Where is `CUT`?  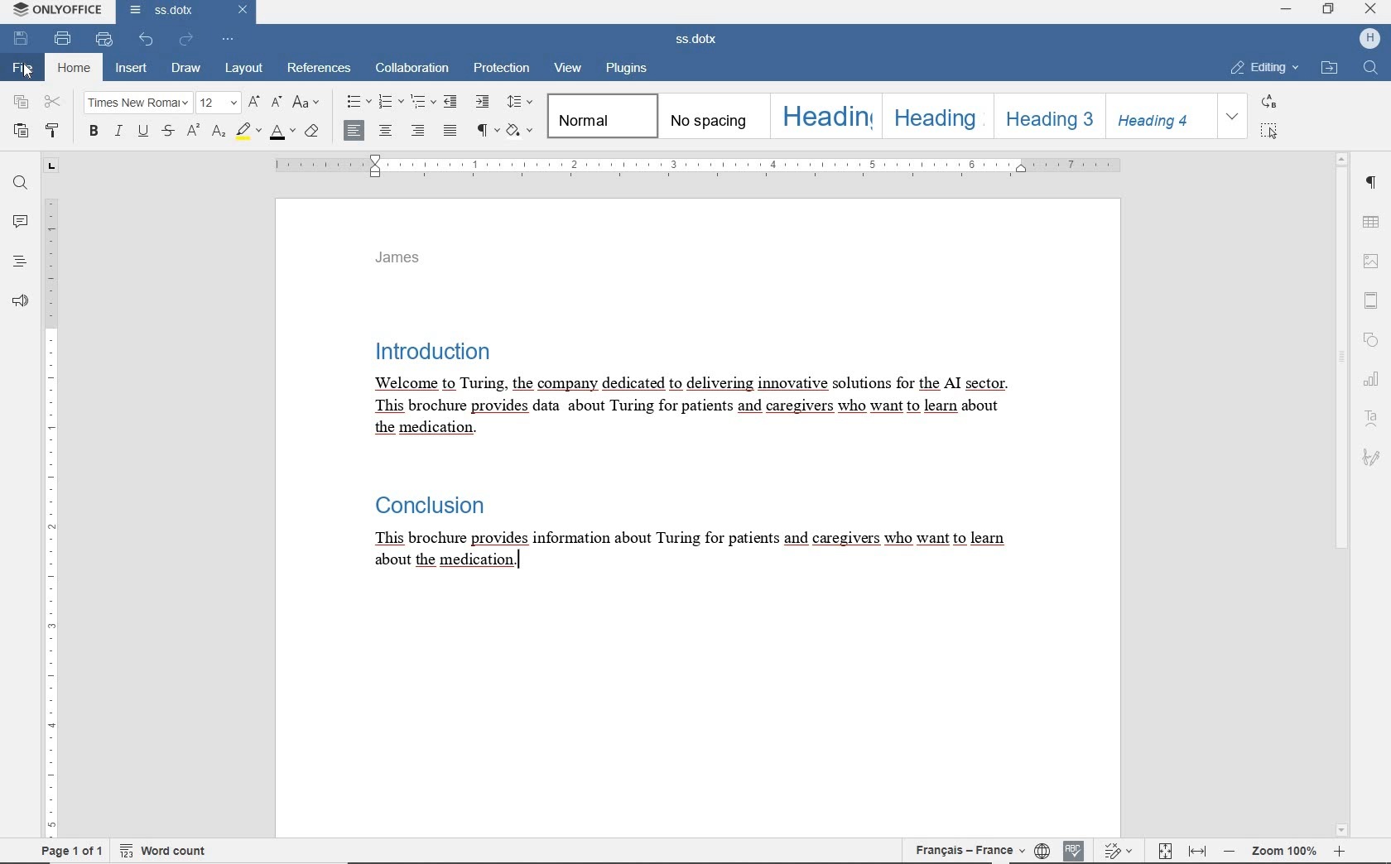 CUT is located at coordinates (53, 103).